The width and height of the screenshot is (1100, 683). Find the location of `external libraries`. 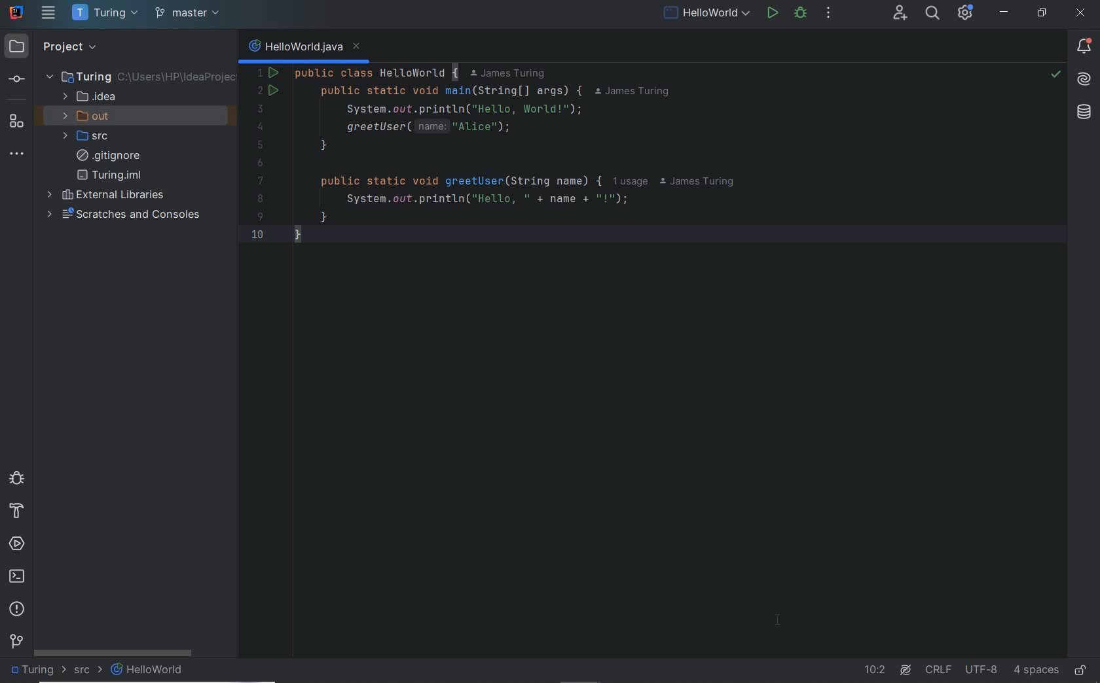

external libraries is located at coordinates (105, 196).